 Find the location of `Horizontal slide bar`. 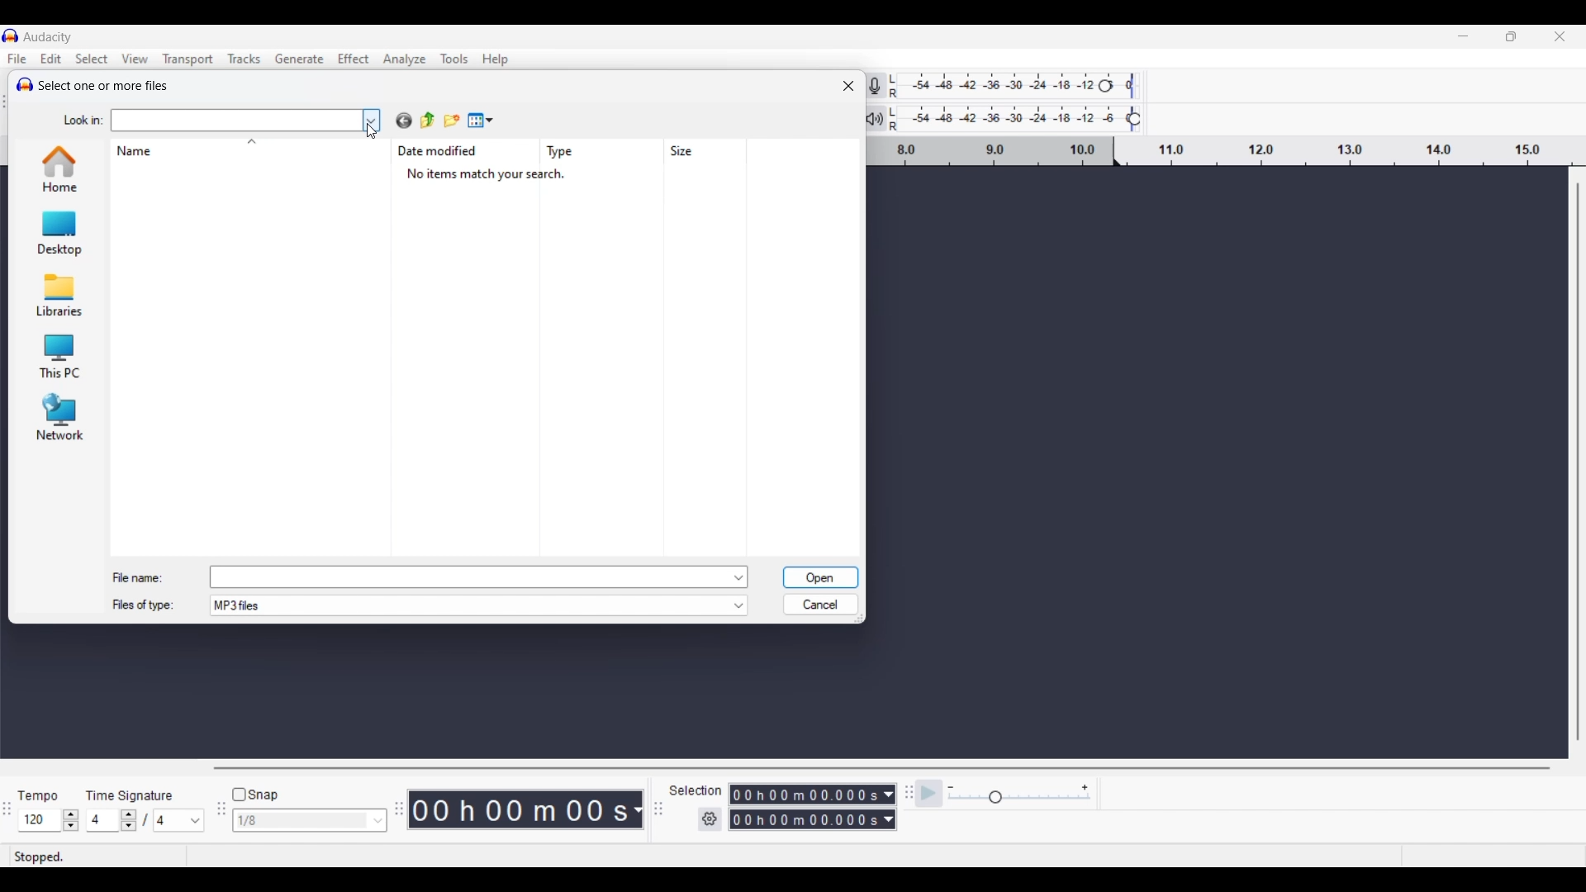

Horizontal slide bar is located at coordinates (881, 769).